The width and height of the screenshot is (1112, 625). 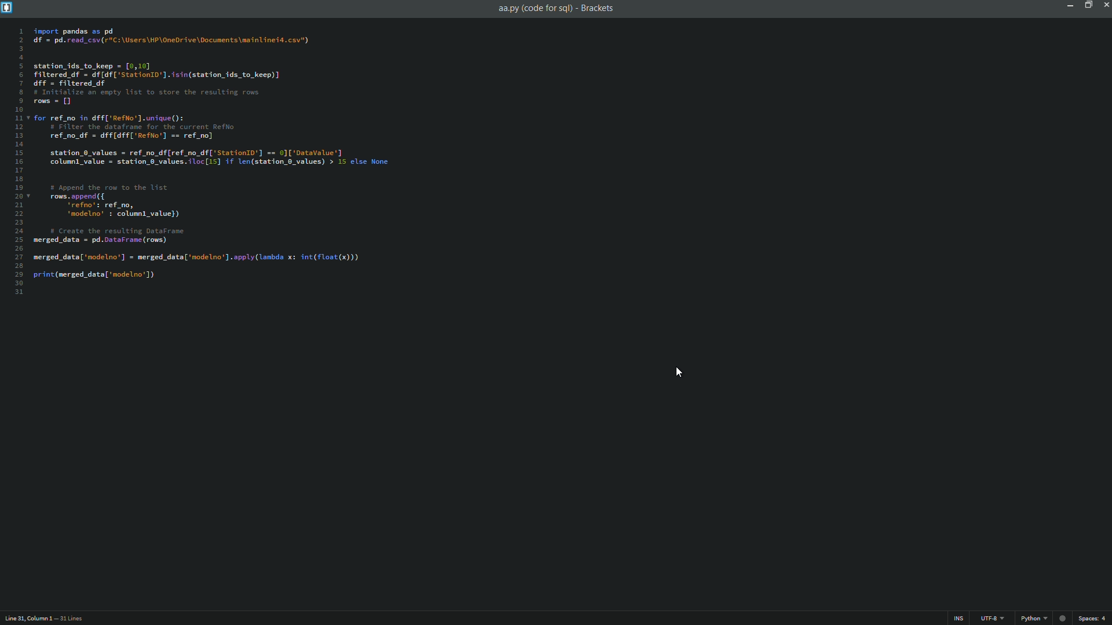 I want to click on close app, so click(x=1105, y=5).